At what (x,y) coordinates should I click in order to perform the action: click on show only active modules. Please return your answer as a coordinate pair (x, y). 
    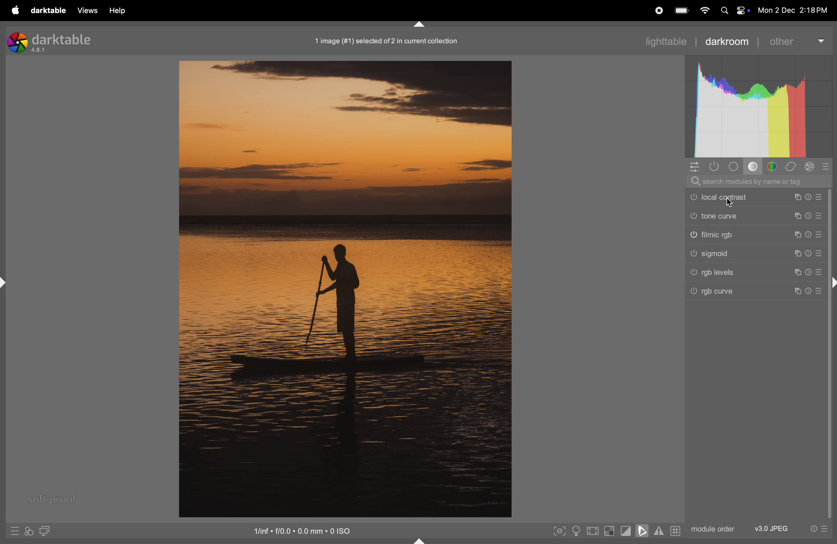
    Looking at the image, I should click on (714, 167).